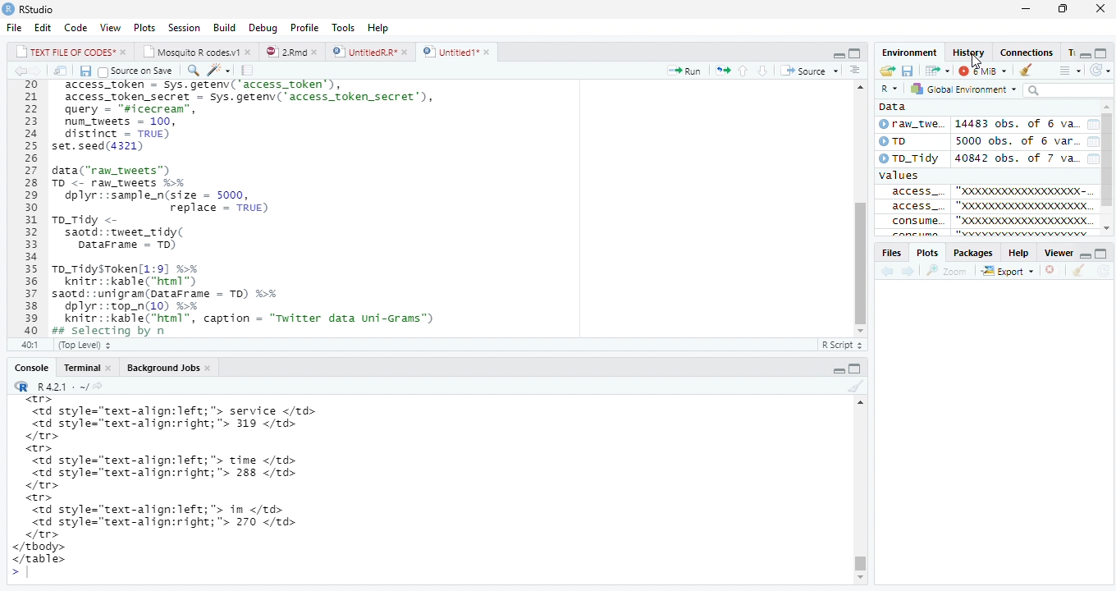 The height and width of the screenshot is (591, 1116). What do you see at coordinates (84, 71) in the screenshot?
I see `Save document` at bounding box center [84, 71].